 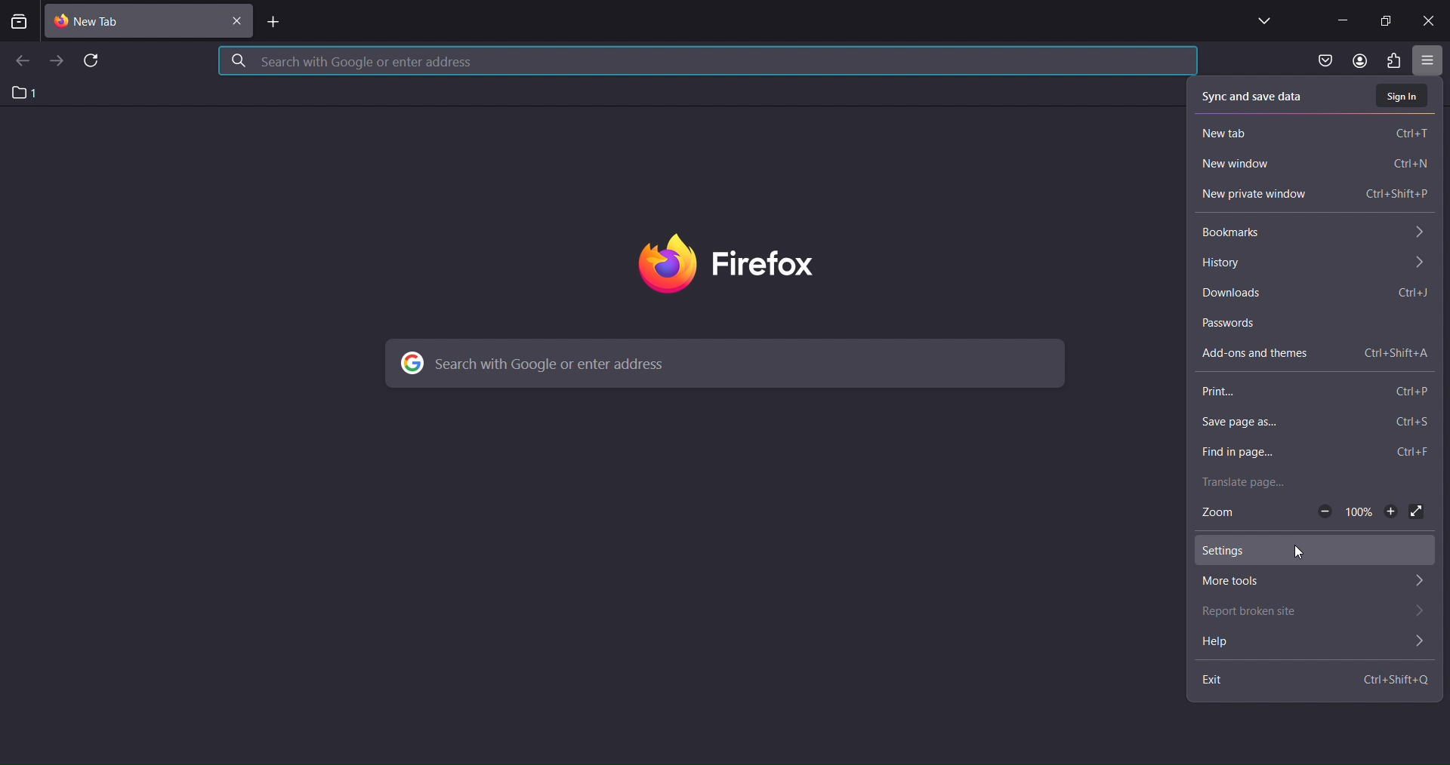 I want to click on more tools, so click(x=1315, y=583).